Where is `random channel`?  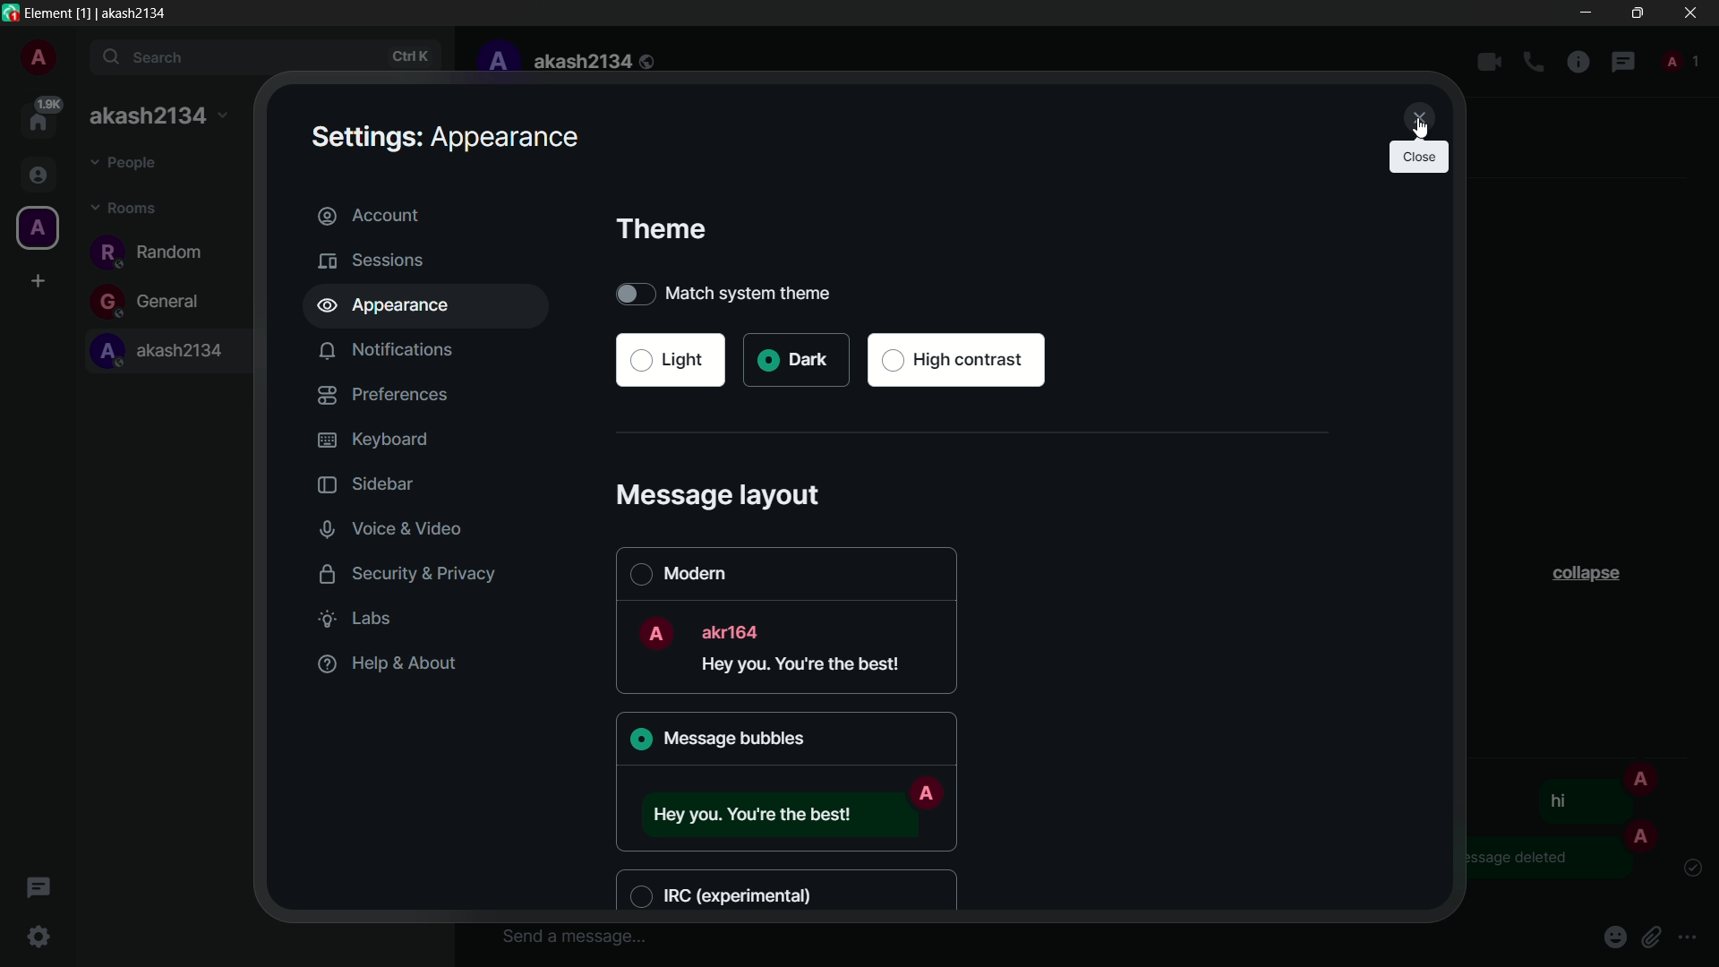 random channel is located at coordinates (152, 252).